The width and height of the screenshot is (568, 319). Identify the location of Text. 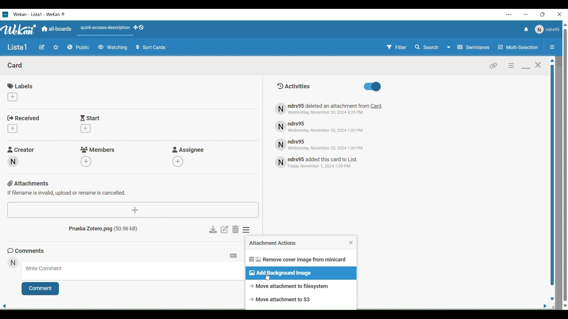
(296, 86).